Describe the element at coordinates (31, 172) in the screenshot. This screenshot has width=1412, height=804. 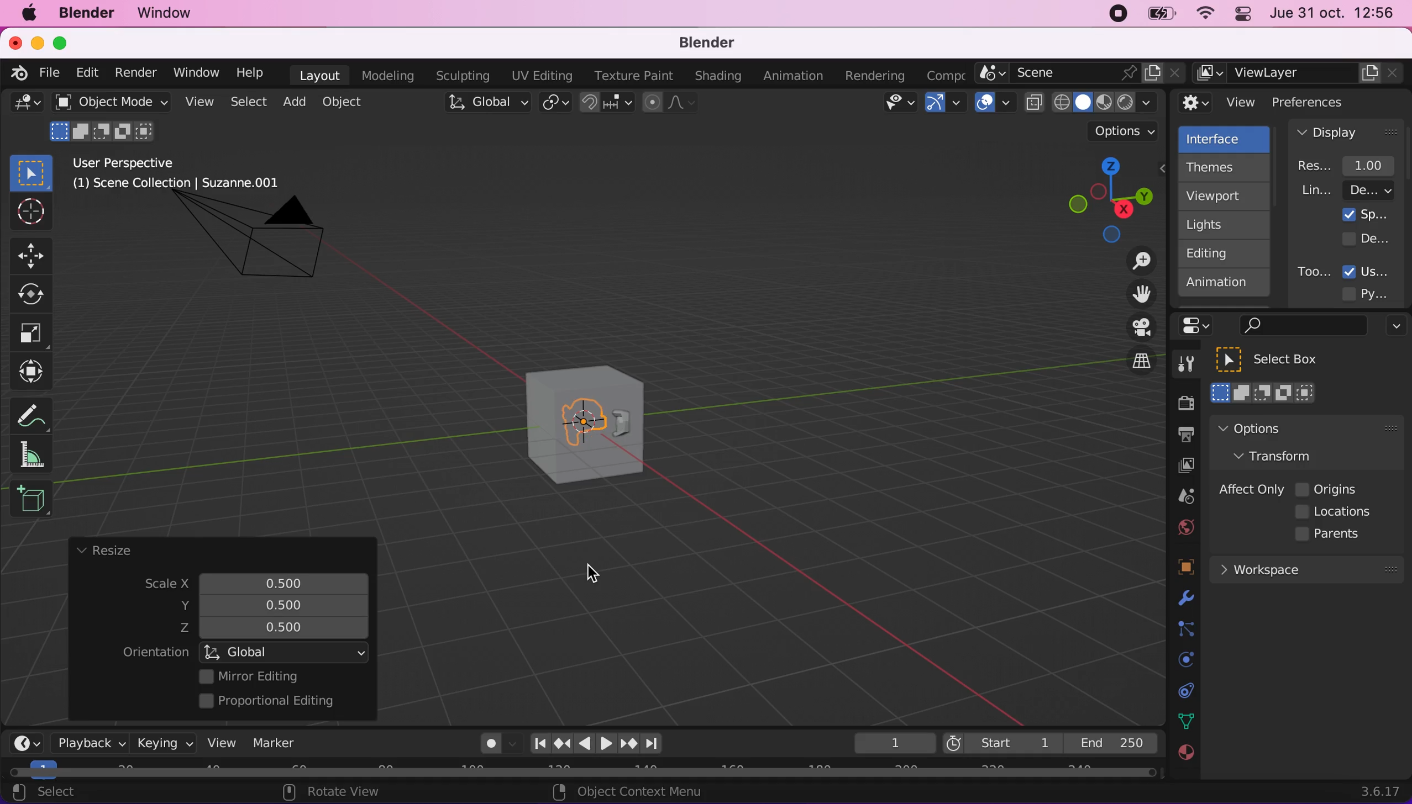
I see `select box` at that location.